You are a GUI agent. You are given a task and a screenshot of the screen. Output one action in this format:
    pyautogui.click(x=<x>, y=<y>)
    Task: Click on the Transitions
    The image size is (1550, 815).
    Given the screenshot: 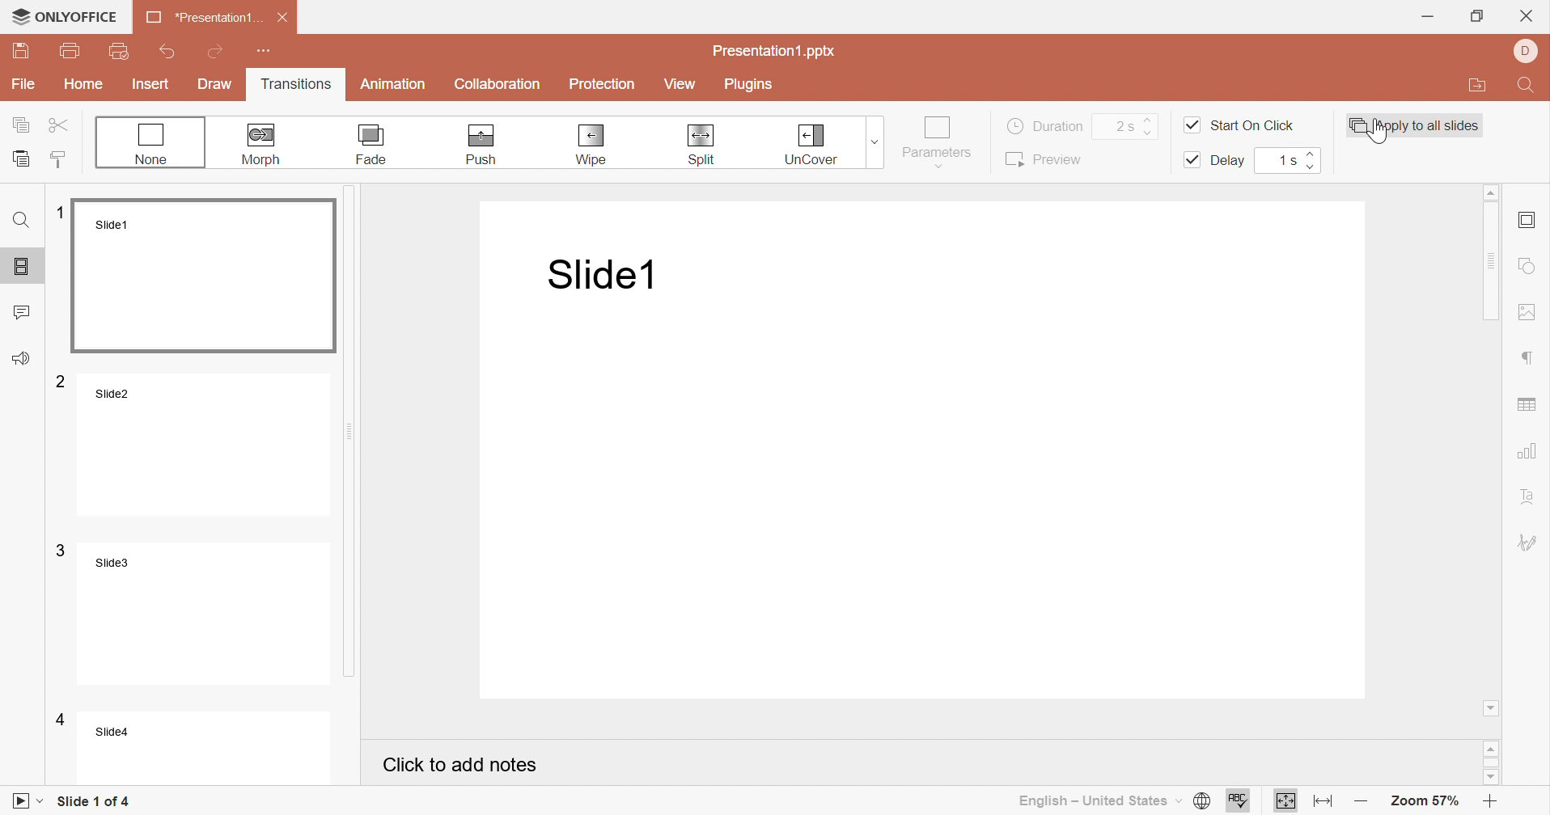 What is the action you would take?
    pyautogui.click(x=295, y=86)
    